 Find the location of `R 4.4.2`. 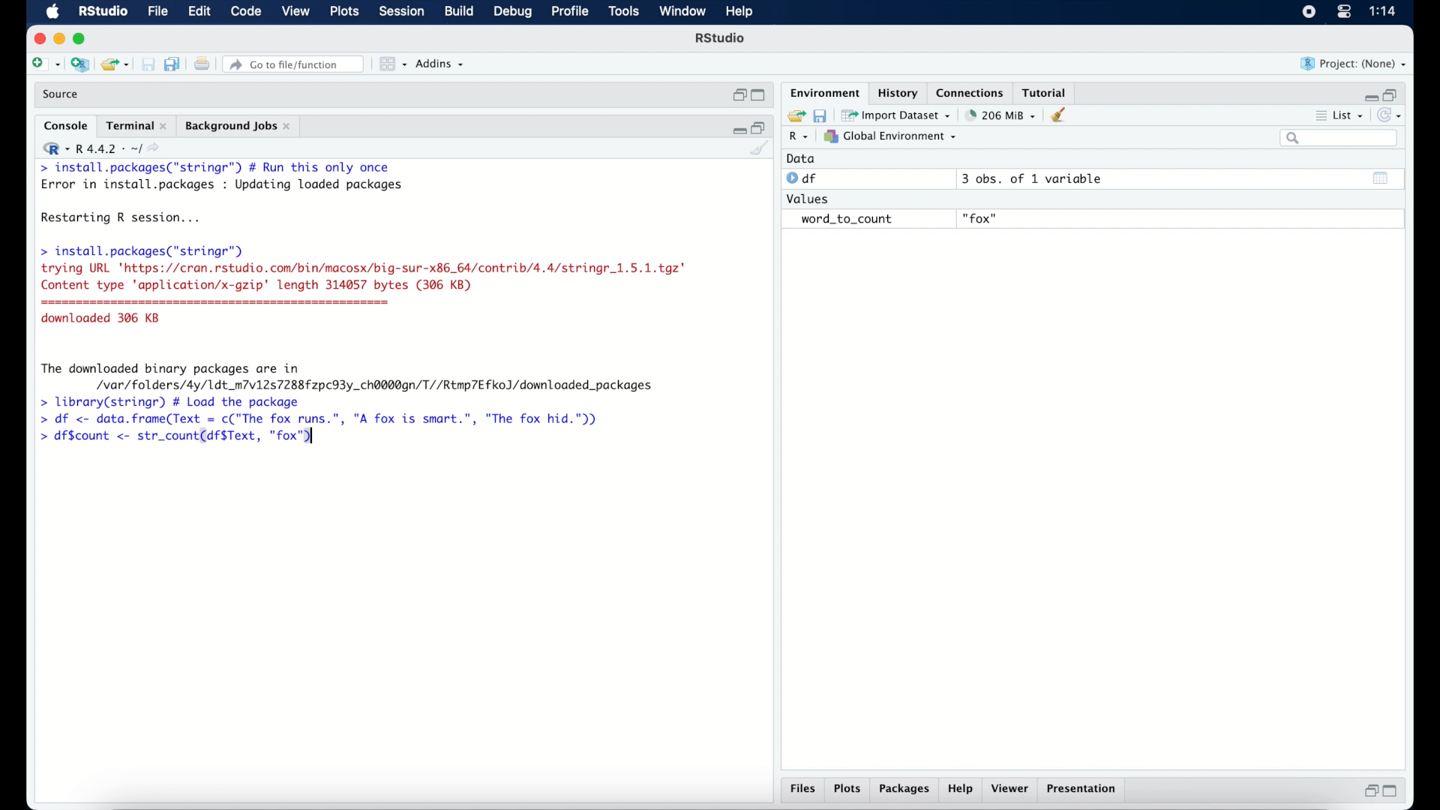

R 4.4.2 is located at coordinates (100, 148).